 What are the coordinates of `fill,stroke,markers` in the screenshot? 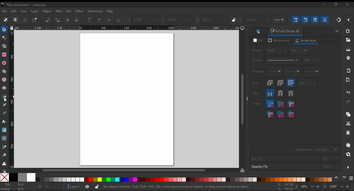 It's located at (270, 104).